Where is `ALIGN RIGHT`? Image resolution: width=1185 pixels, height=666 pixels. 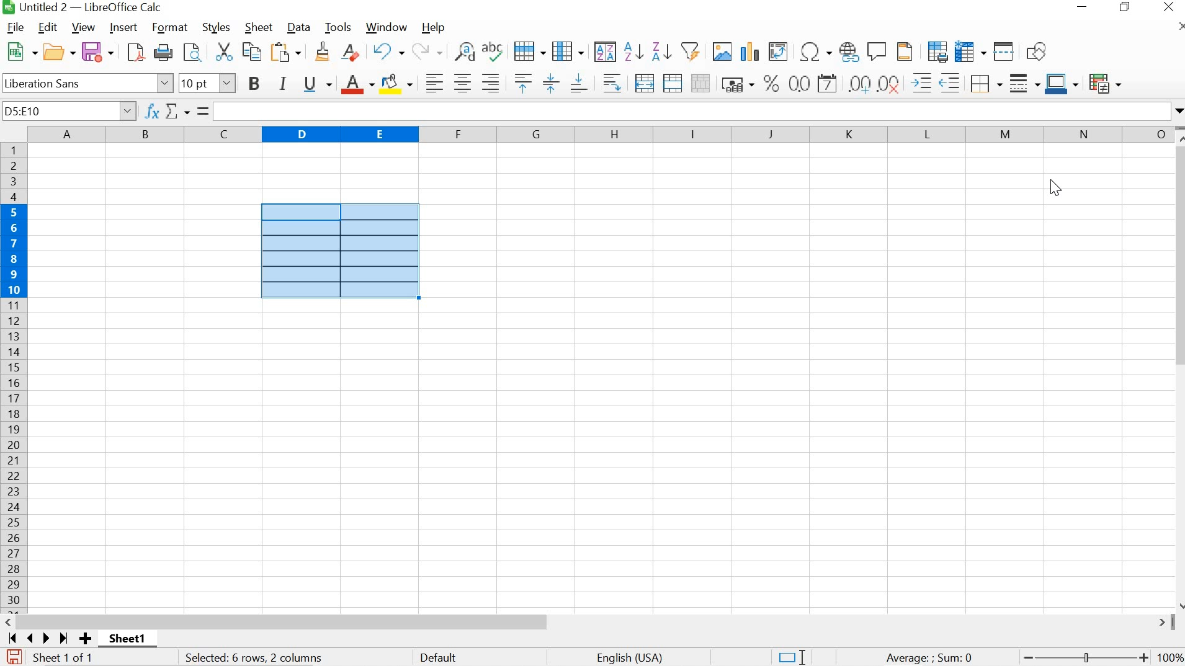 ALIGN RIGHT is located at coordinates (490, 82).